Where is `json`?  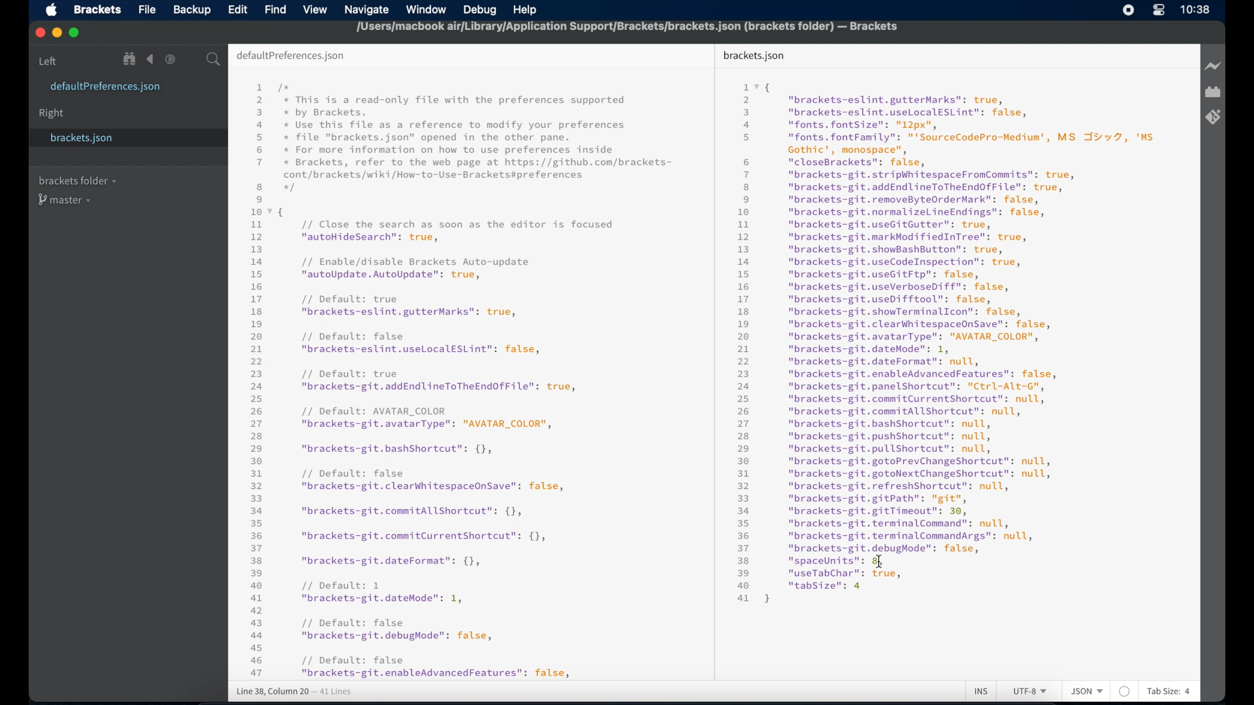 json is located at coordinates (1086, 689).